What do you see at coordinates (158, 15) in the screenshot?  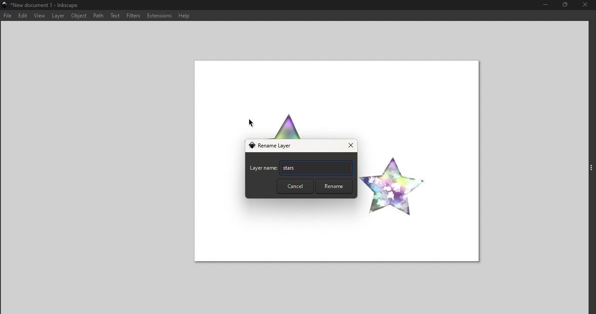 I see `extensions` at bounding box center [158, 15].